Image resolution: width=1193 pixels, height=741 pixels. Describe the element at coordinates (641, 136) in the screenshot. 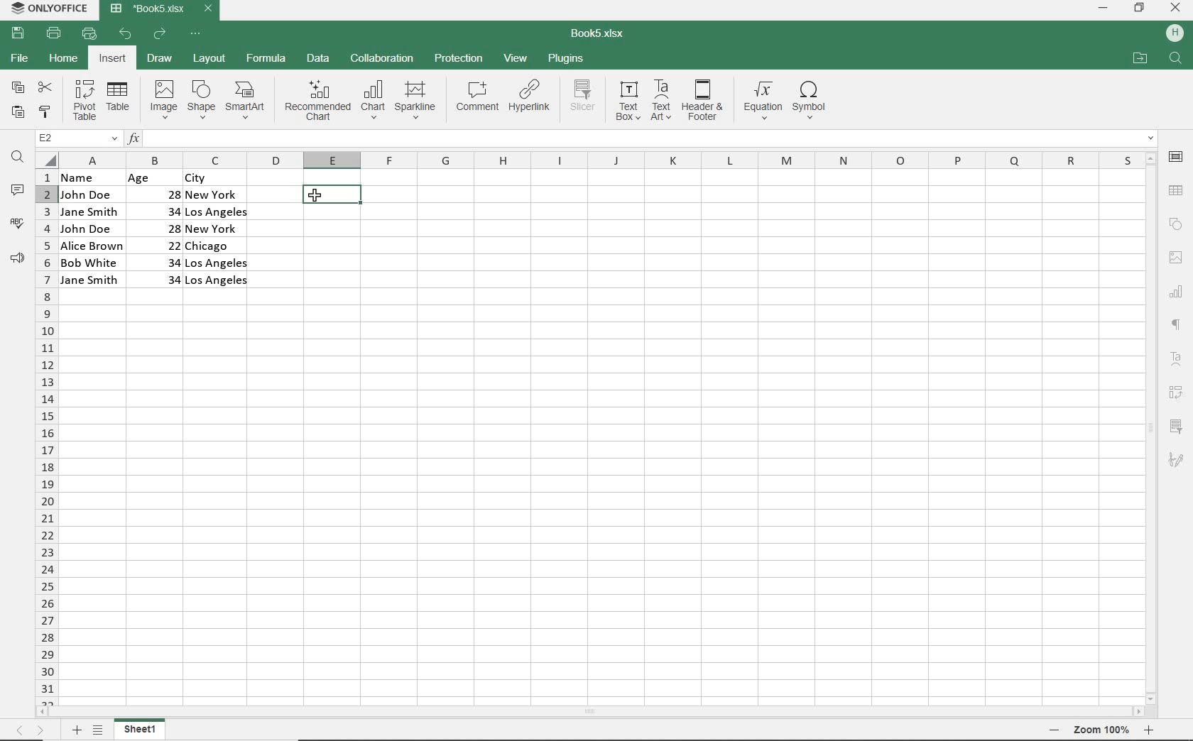

I see `INPUT FUNCTION` at that location.